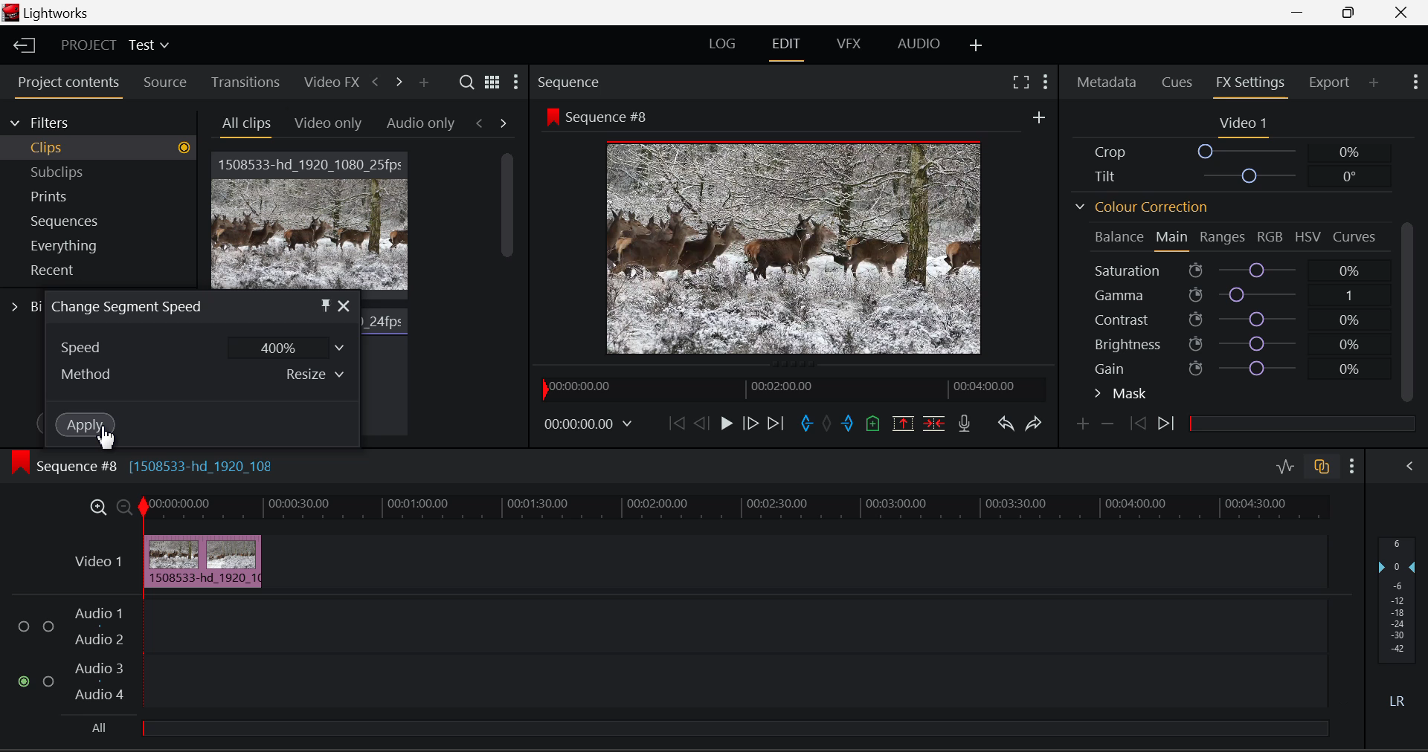  Describe the element at coordinates (1039, 119) in the screenshot. I see `More Options` at that location.